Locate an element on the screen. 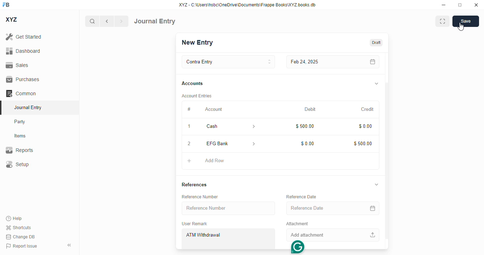  change DB is located at coordinates (20, 237).